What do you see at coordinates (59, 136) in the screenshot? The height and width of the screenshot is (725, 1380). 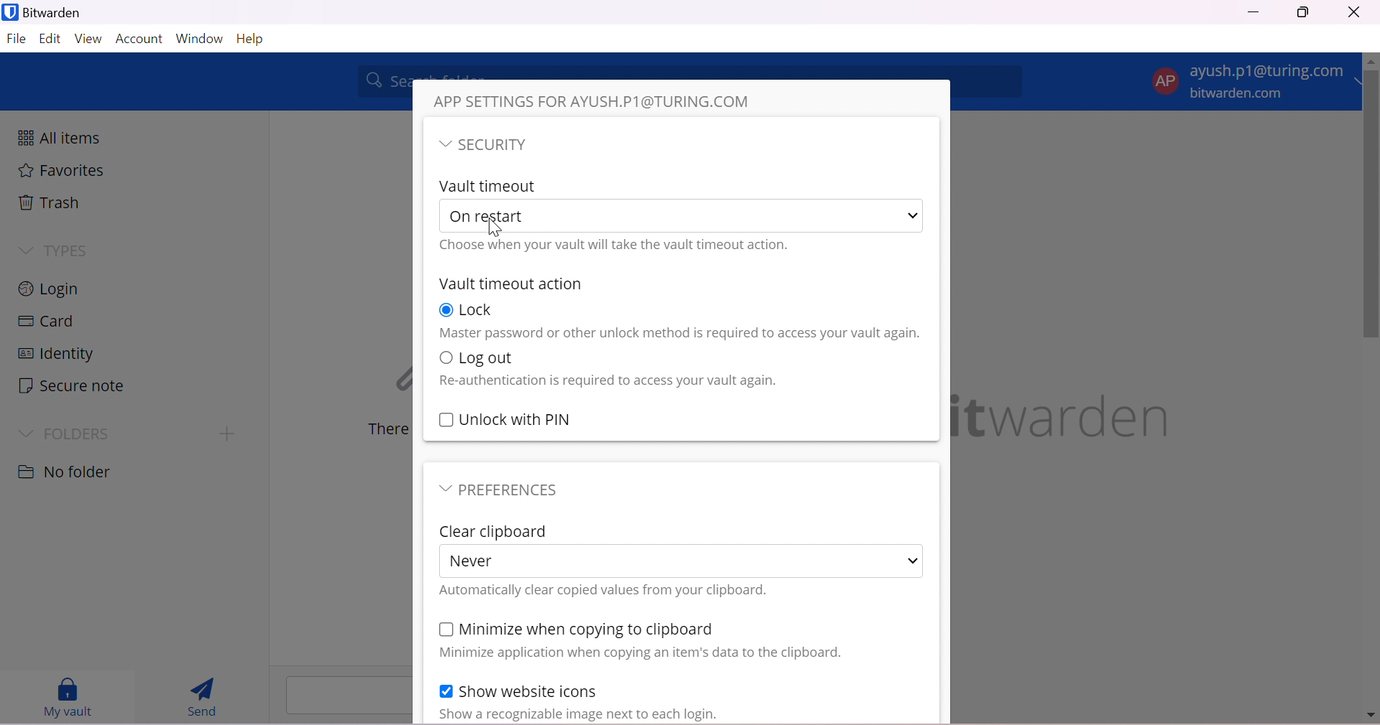 I see `All items` at bounding box center [59, 136].